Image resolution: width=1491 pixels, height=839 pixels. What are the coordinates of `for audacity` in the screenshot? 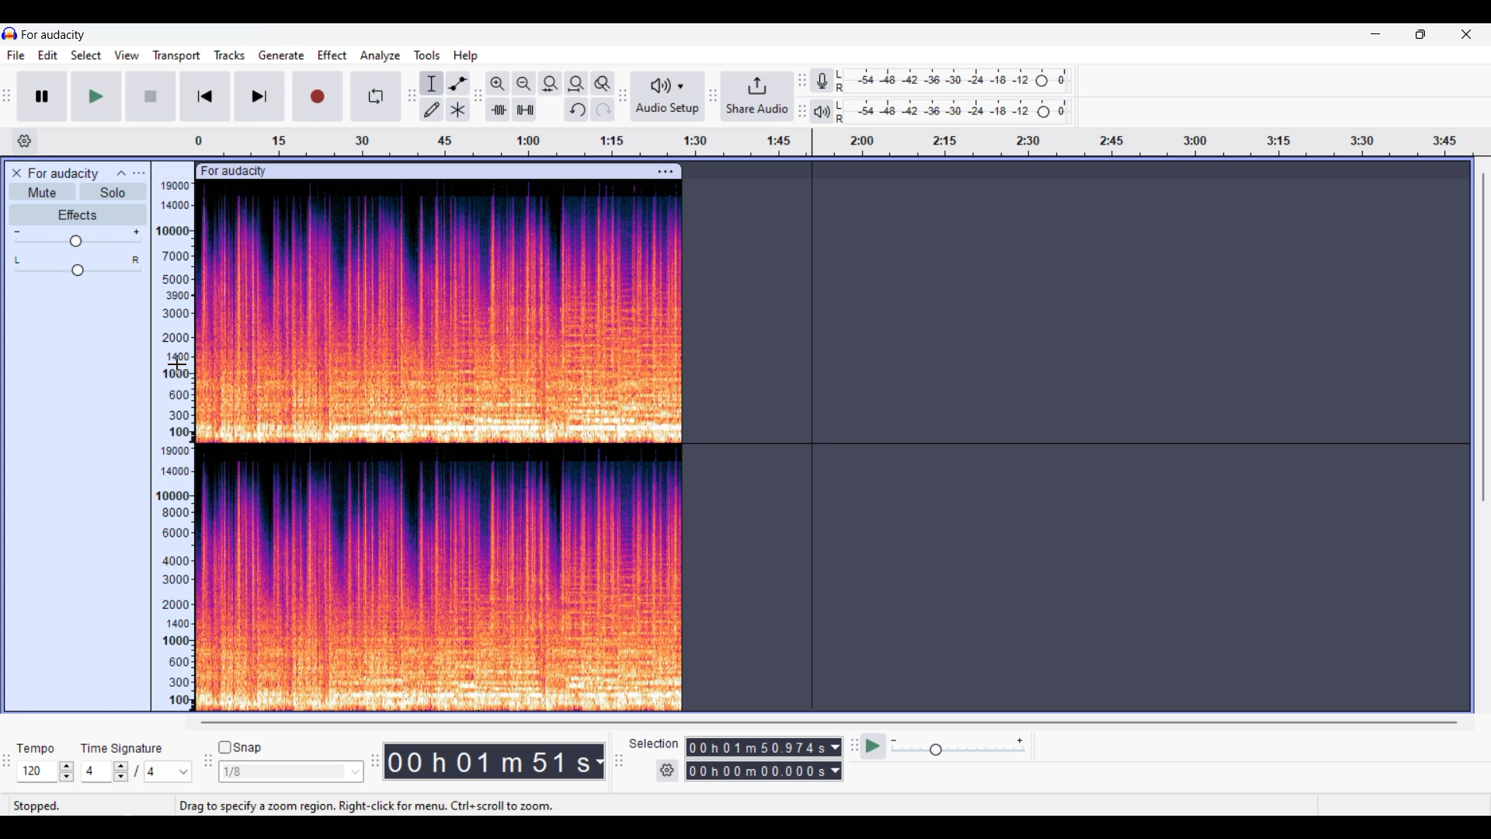 It's located at (54, 35).